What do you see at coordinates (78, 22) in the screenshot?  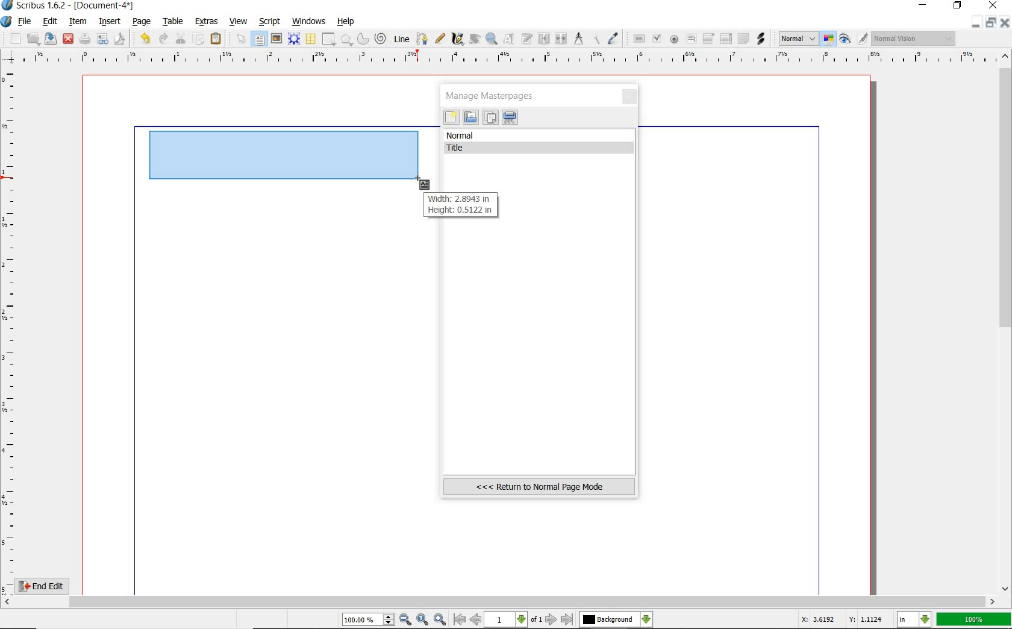 I see `item` at bounding box center [78, 22].